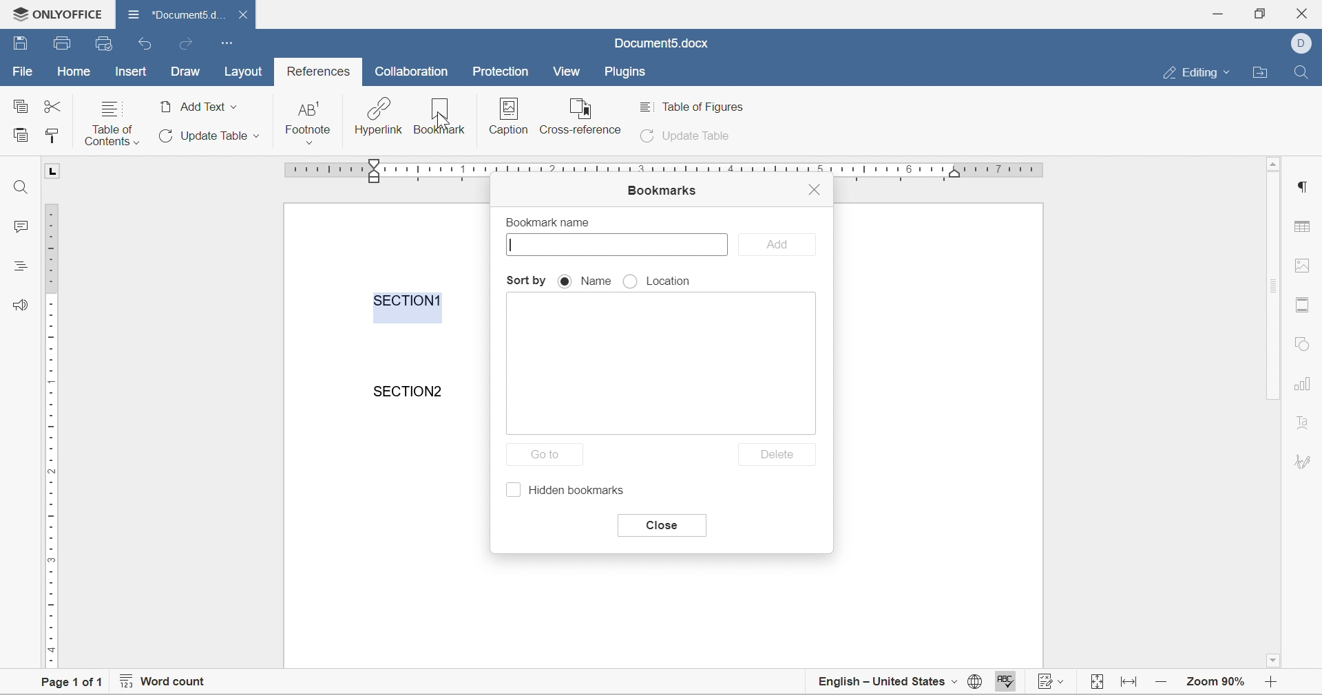 This screenshot has width=1322, height=695. What do you see at coordinates (21, 133) in the screenshot?
I see `paste` at bounding box center [21, 133].